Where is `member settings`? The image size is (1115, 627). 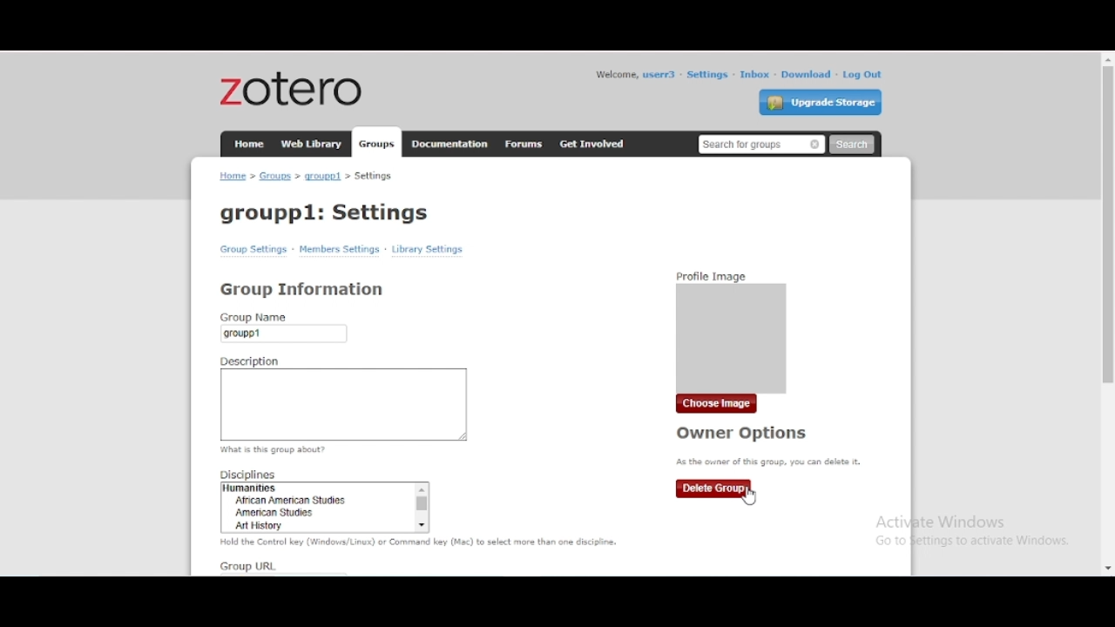
member settings is located at coordinates (339, 250).